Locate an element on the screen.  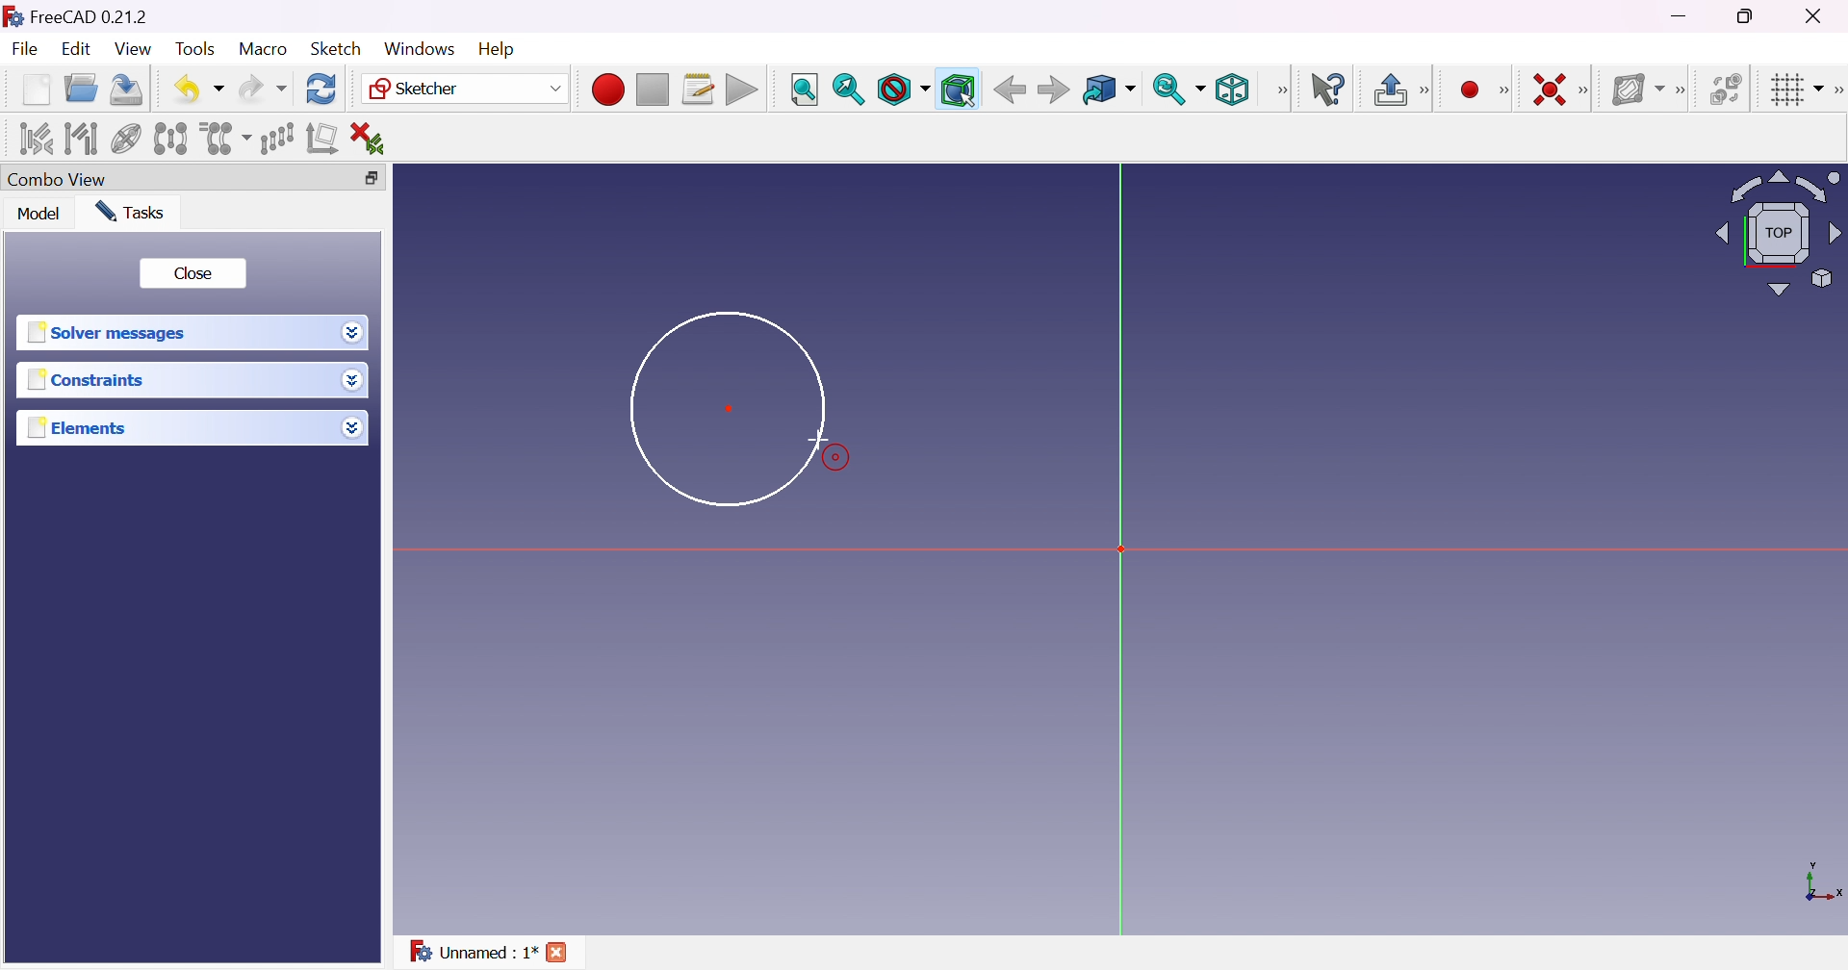
Close is located at coordinates (1823, 15).